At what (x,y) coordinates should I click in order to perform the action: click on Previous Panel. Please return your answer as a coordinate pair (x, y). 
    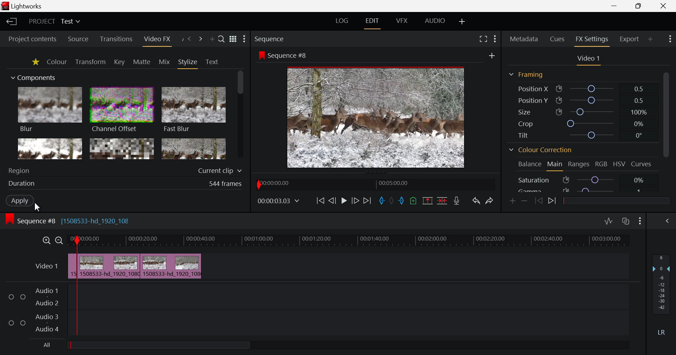
    Looking at the image, I should click on (189, 39).